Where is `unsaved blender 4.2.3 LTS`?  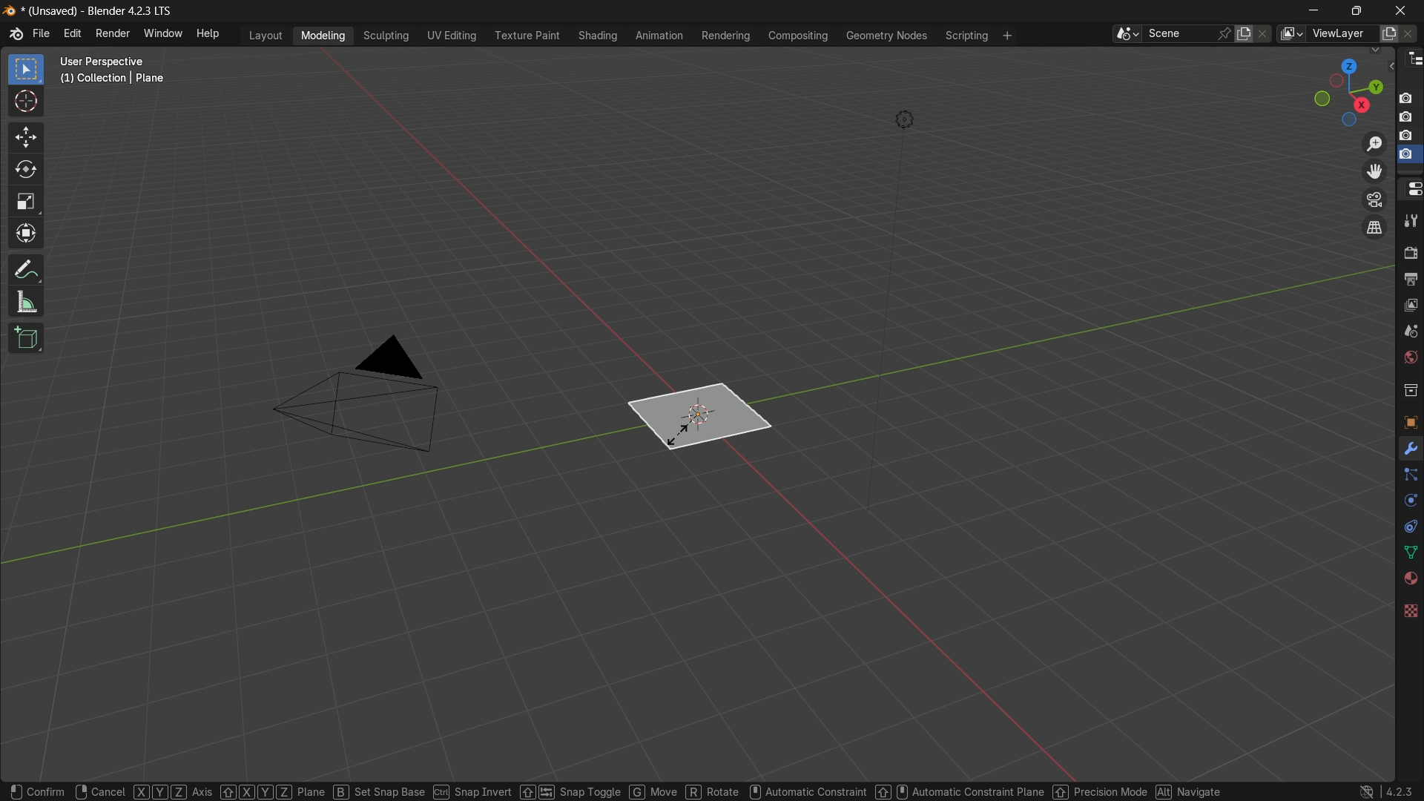 unsaved blender 4.2.3 LTS is located at coordinates (93, 10).